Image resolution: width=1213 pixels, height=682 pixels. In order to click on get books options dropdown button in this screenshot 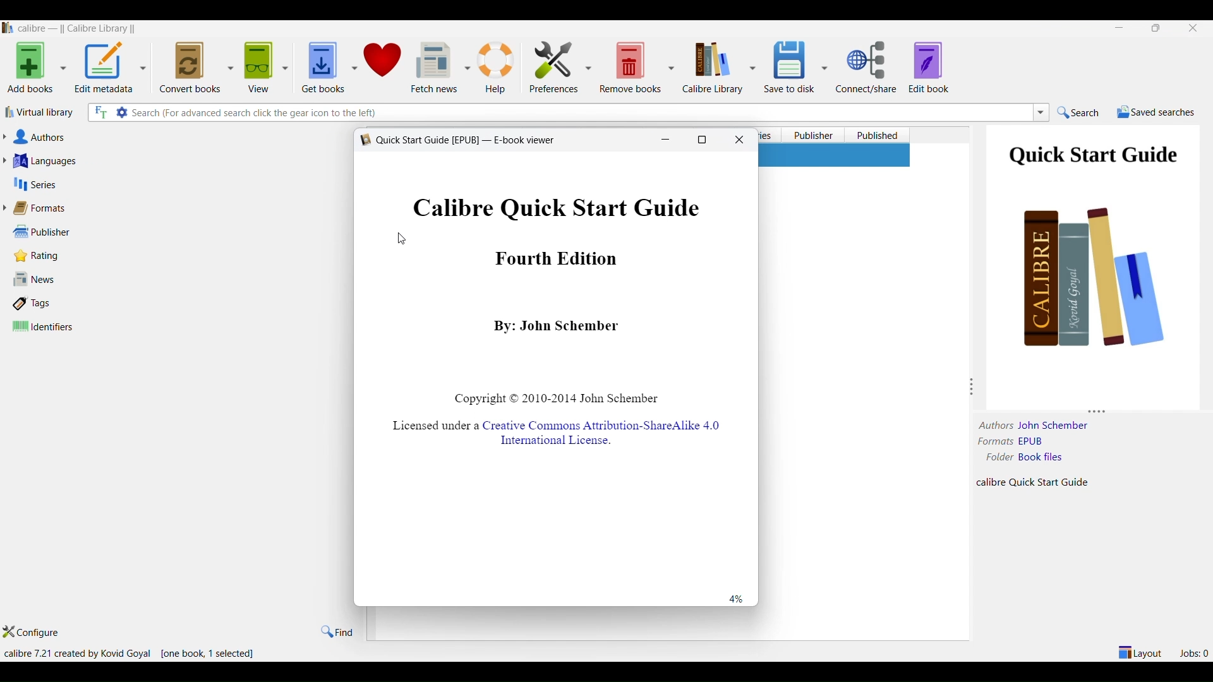, I will do `click(354, 67)`.